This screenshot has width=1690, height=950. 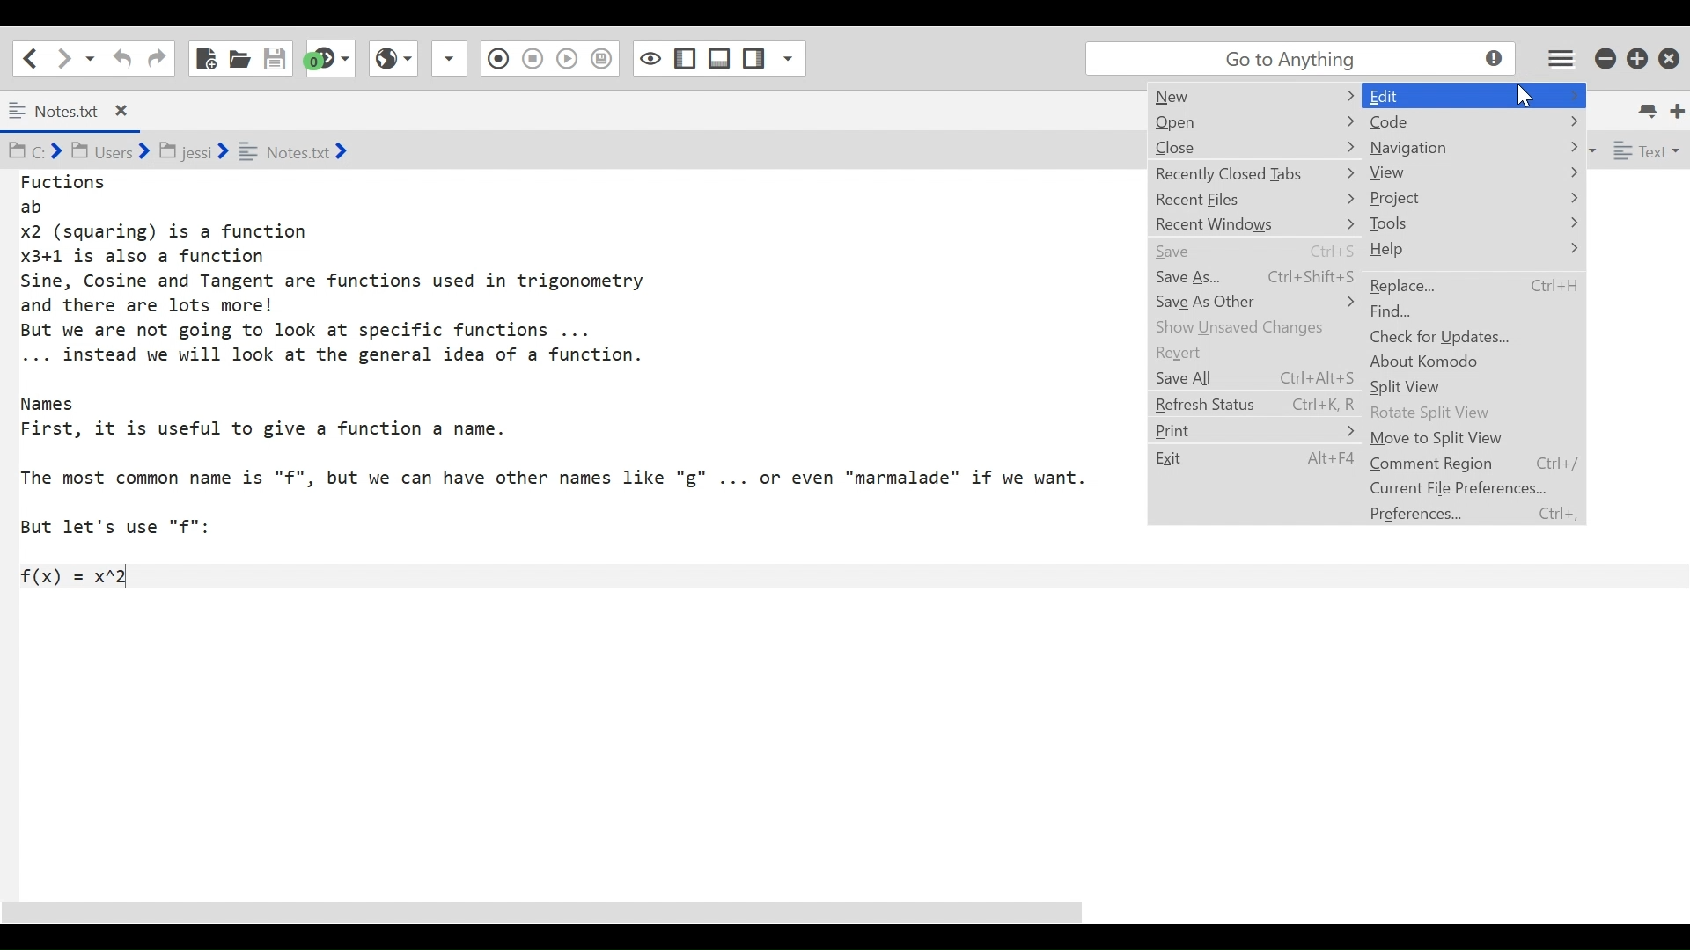 What do you see at coordinates (496, 61) in the screenshot?
I see `Stop Recording Macro` at bounding box center [496, 61].